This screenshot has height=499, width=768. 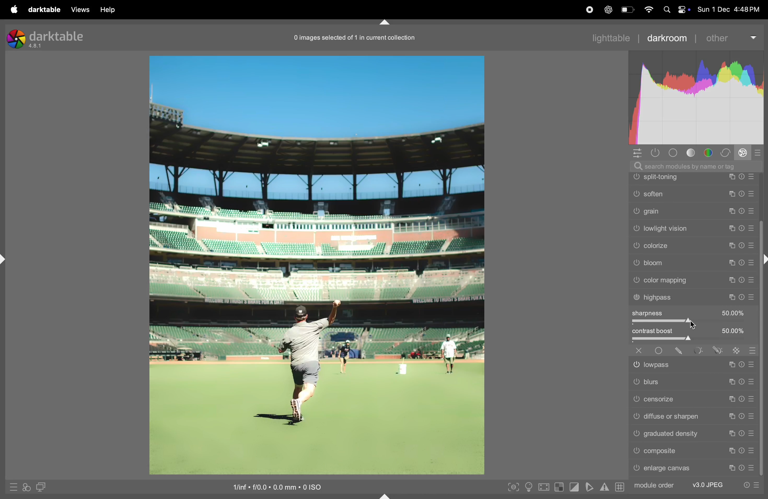 I want to click on color, so click(x=711, y=152).